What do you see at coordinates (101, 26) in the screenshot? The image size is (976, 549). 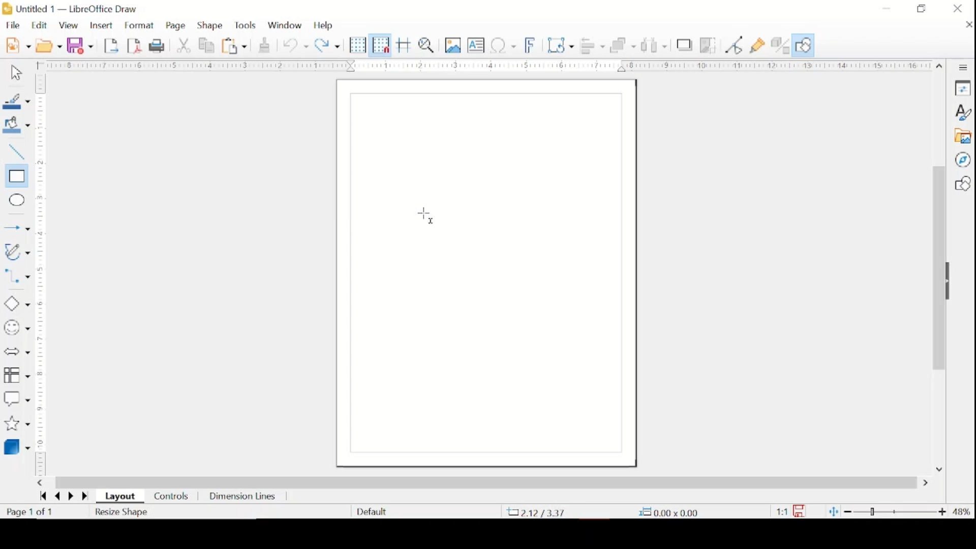 I see `insert` at bounding box center [101, 26].